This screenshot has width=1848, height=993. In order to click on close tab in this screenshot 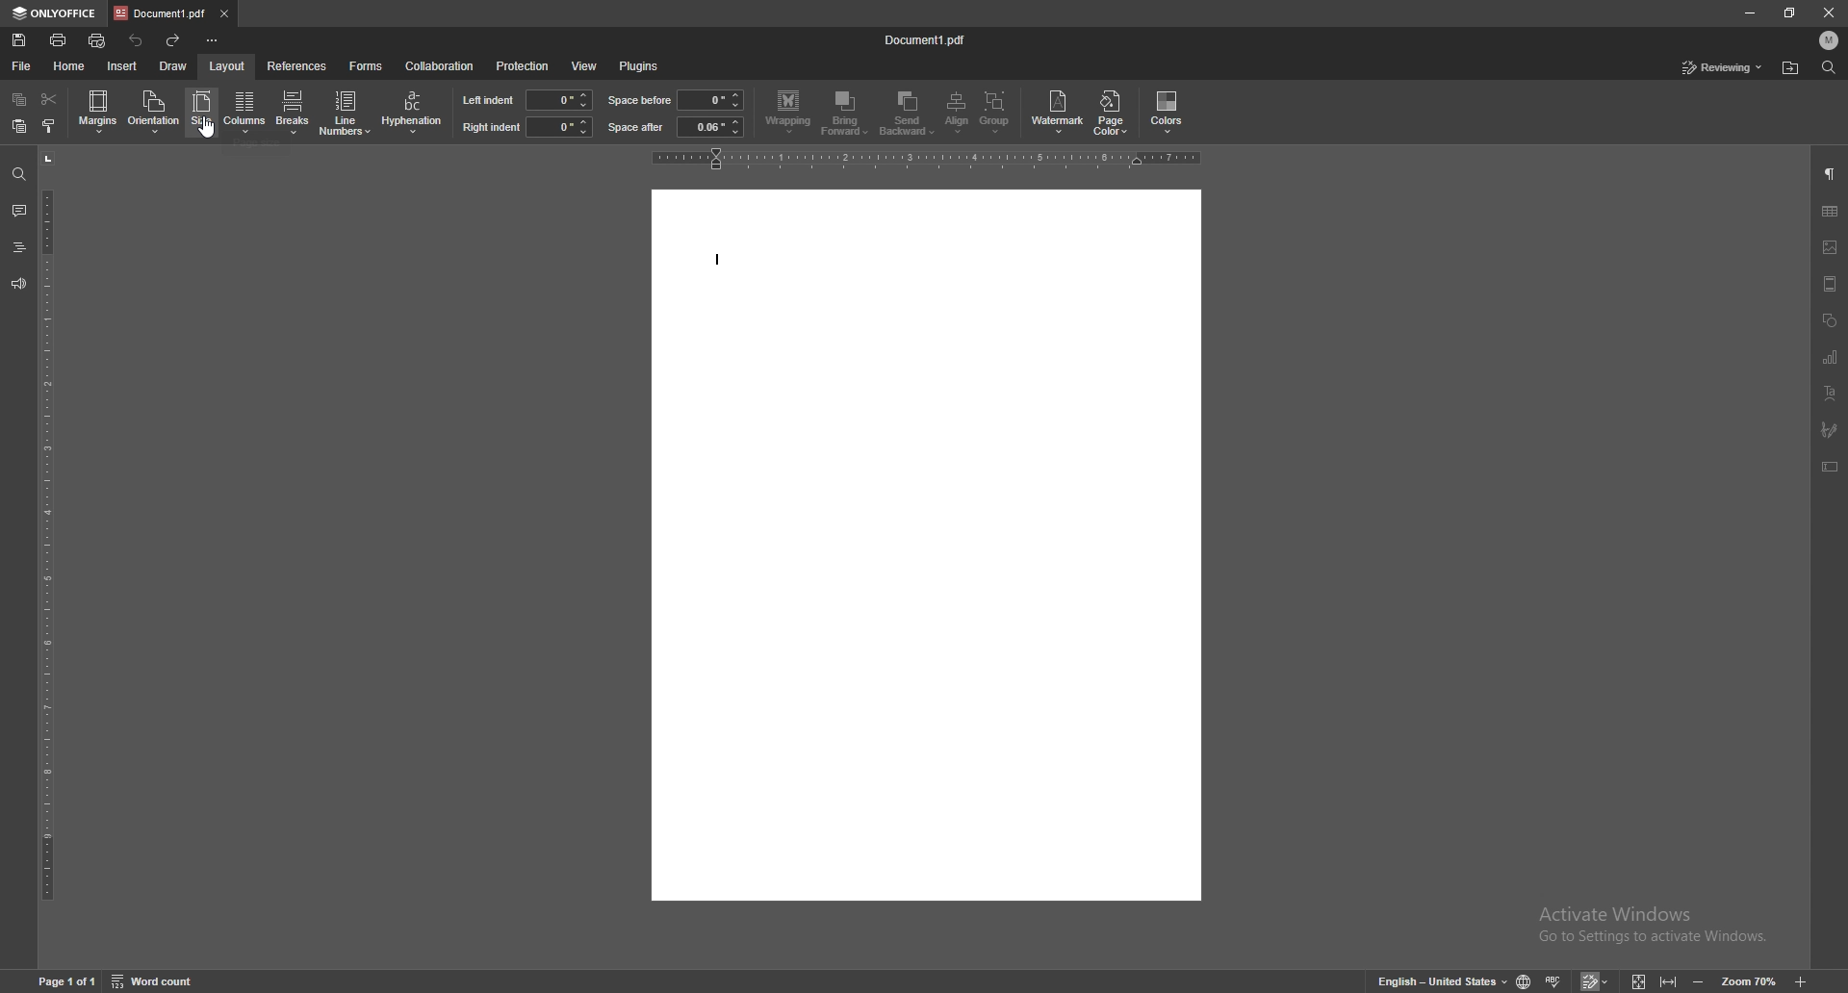, I will do `click(223, 13)`.